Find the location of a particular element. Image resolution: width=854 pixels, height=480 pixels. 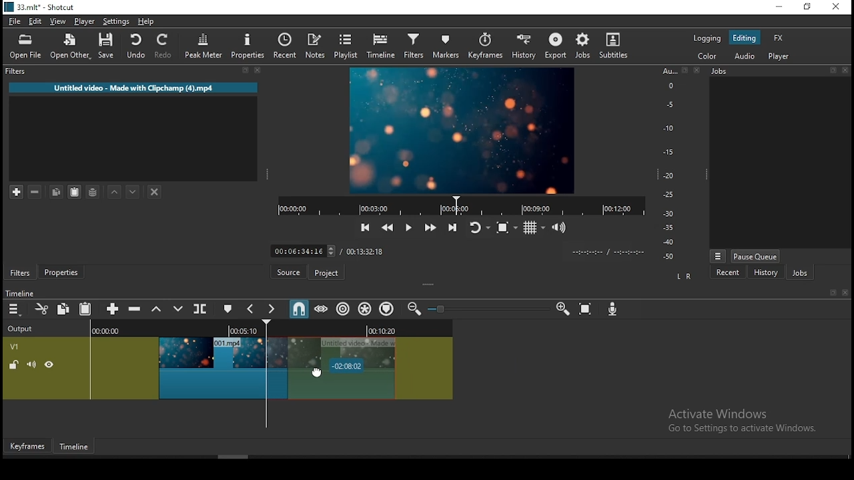

keyframes is located at coordinates (485, 47).